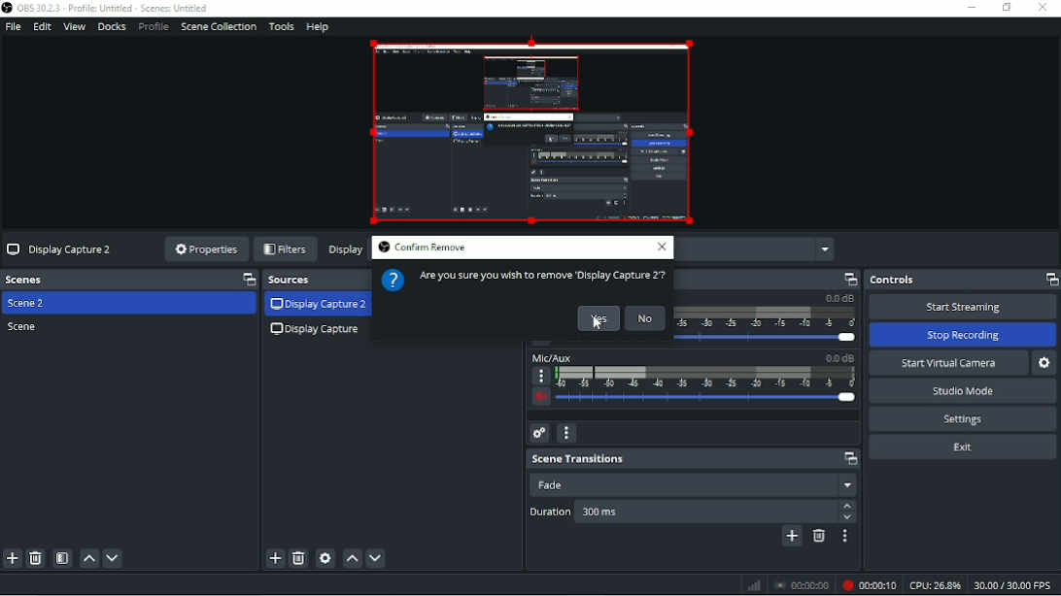 The image size is (1061, 596). What do you see at coordinates (345, 251) in the screenshot?
I see `Display` at bounding box center [345, 251].